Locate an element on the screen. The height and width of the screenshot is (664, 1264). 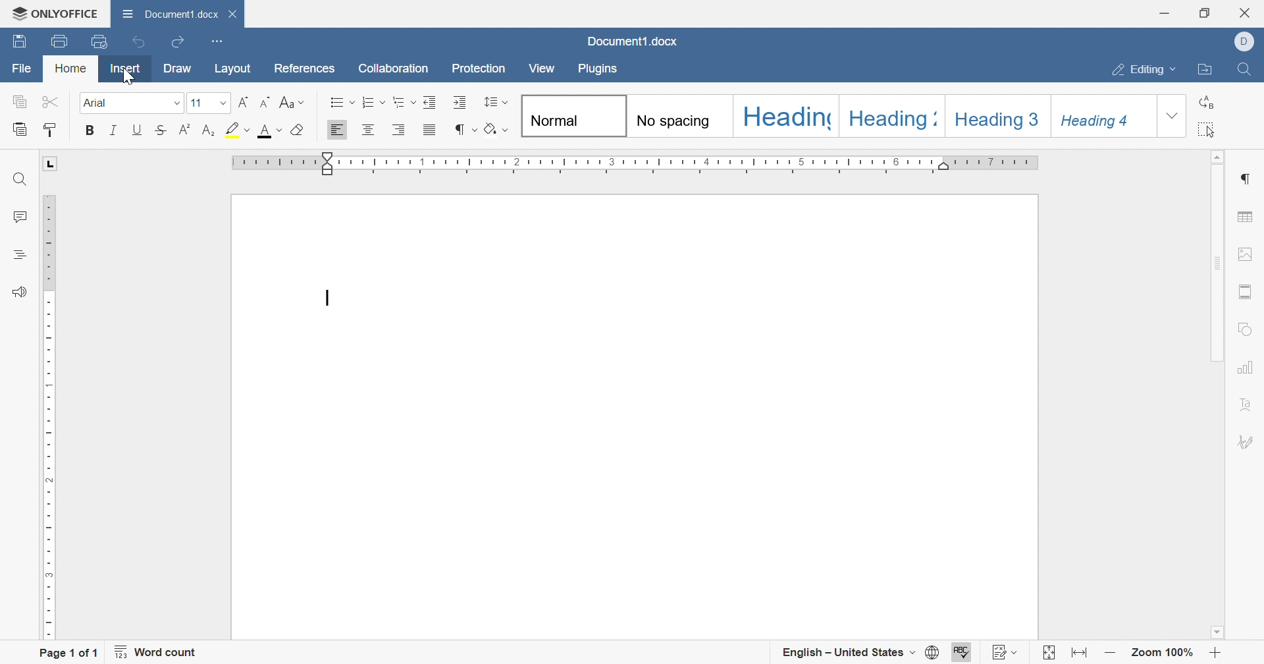
Redo is located at coordinates (178, 42).